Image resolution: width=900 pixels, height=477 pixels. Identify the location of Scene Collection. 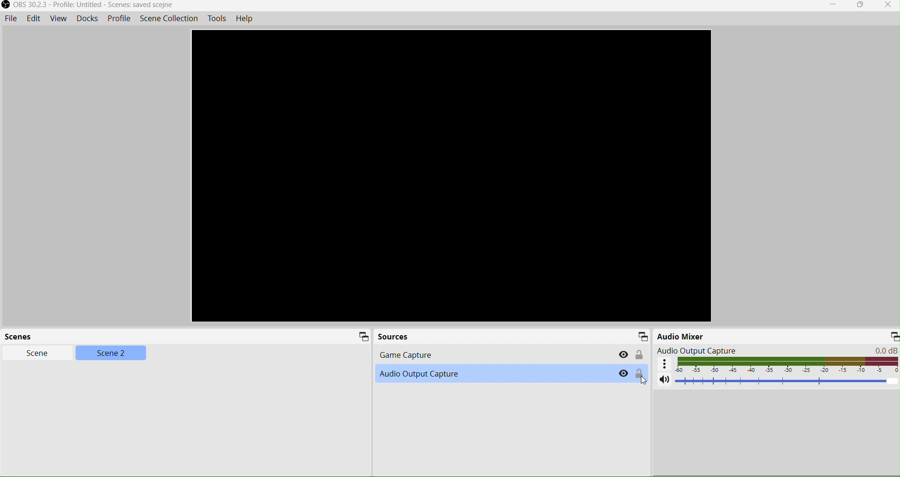
(169, 18).